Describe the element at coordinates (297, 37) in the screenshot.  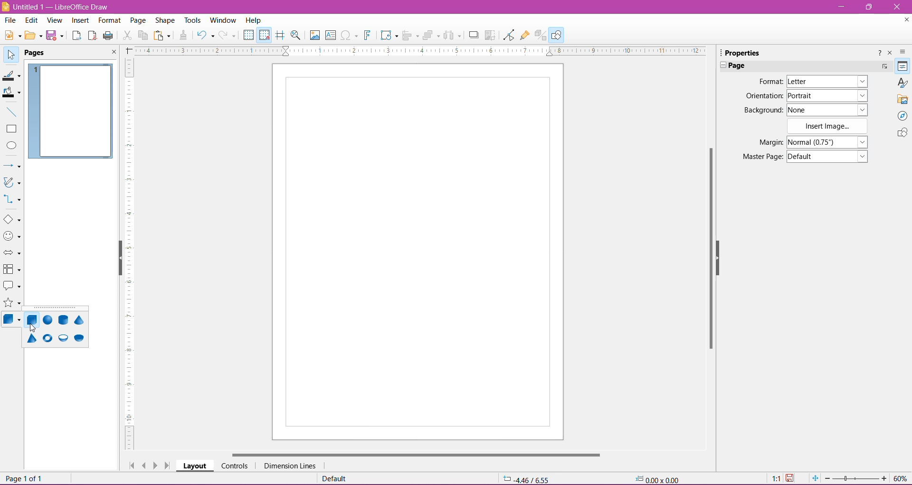
I see `Zoom and Pan` at that location.